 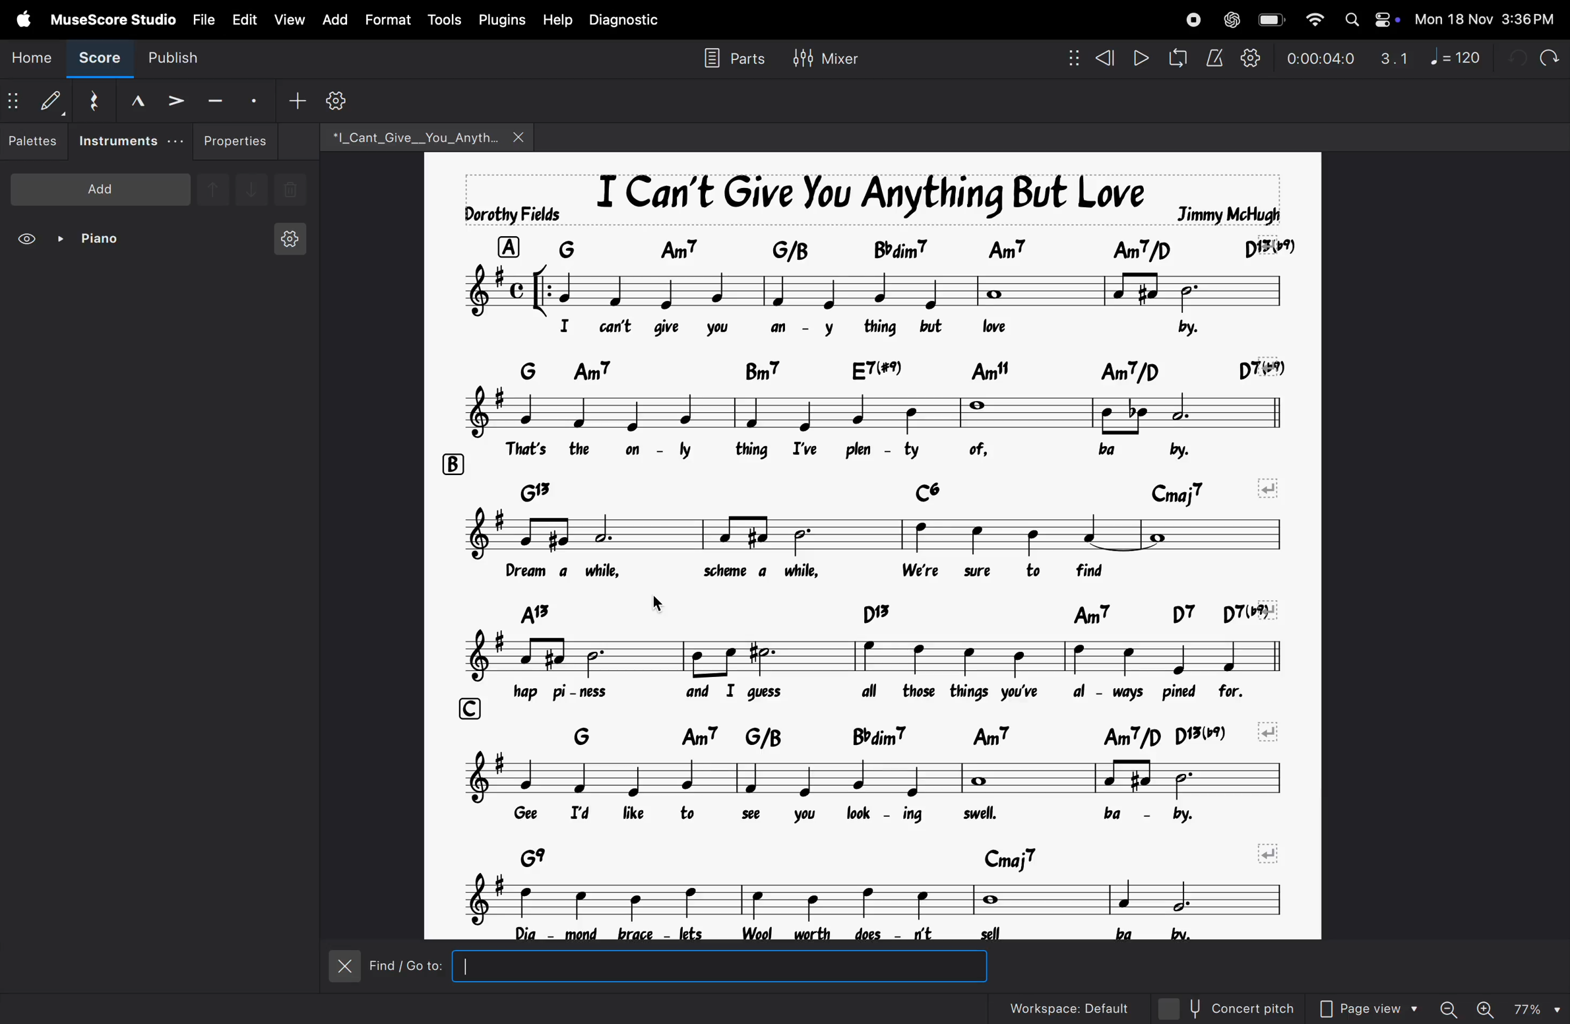 What do you see at coordinates (895, 612) in the screenshot?
I see `chord symbols` at bounding box center [895, 612].